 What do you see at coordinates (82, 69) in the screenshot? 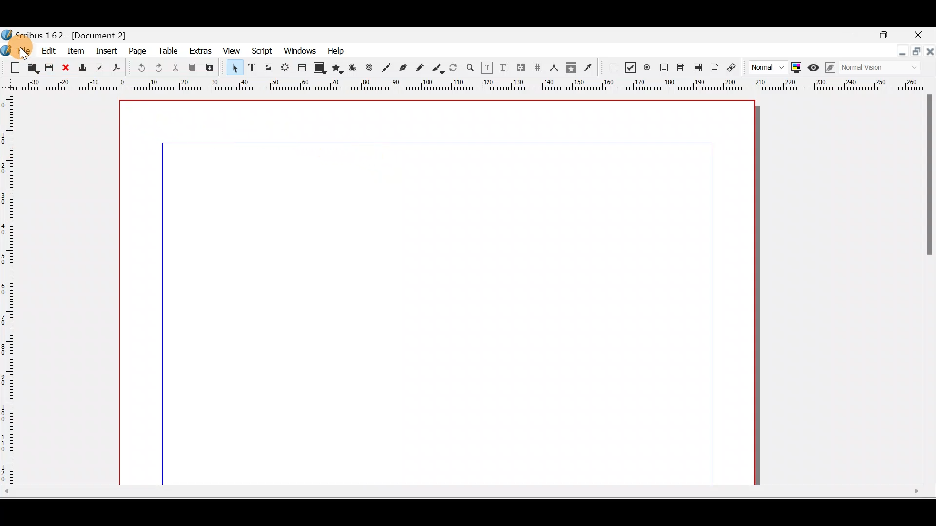
I see `Print` at bounding box center [82, 69].